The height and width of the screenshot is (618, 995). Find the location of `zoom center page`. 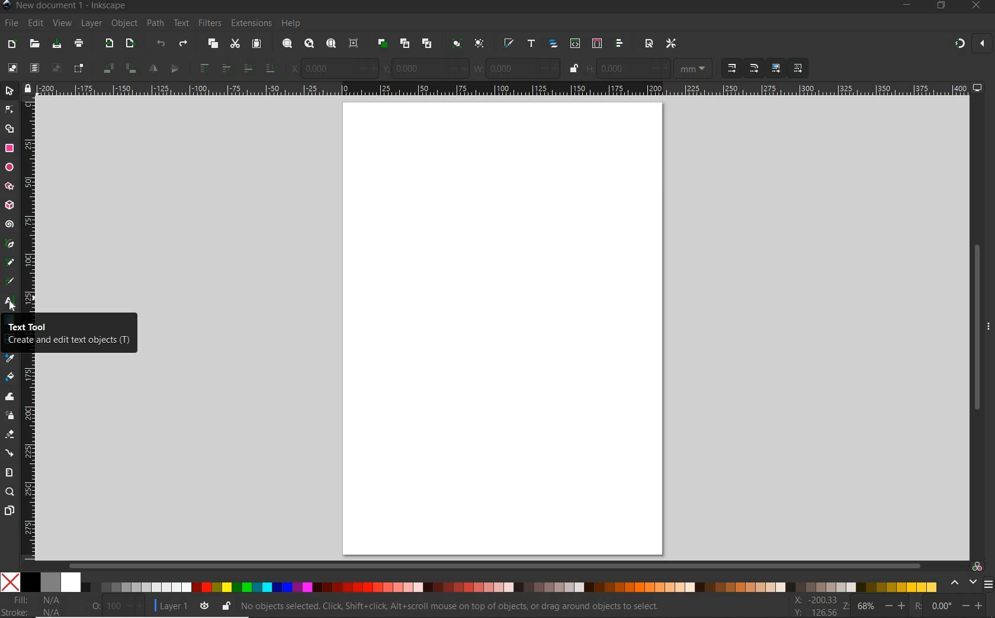

zoom center page is located at coordinates (354, 43).